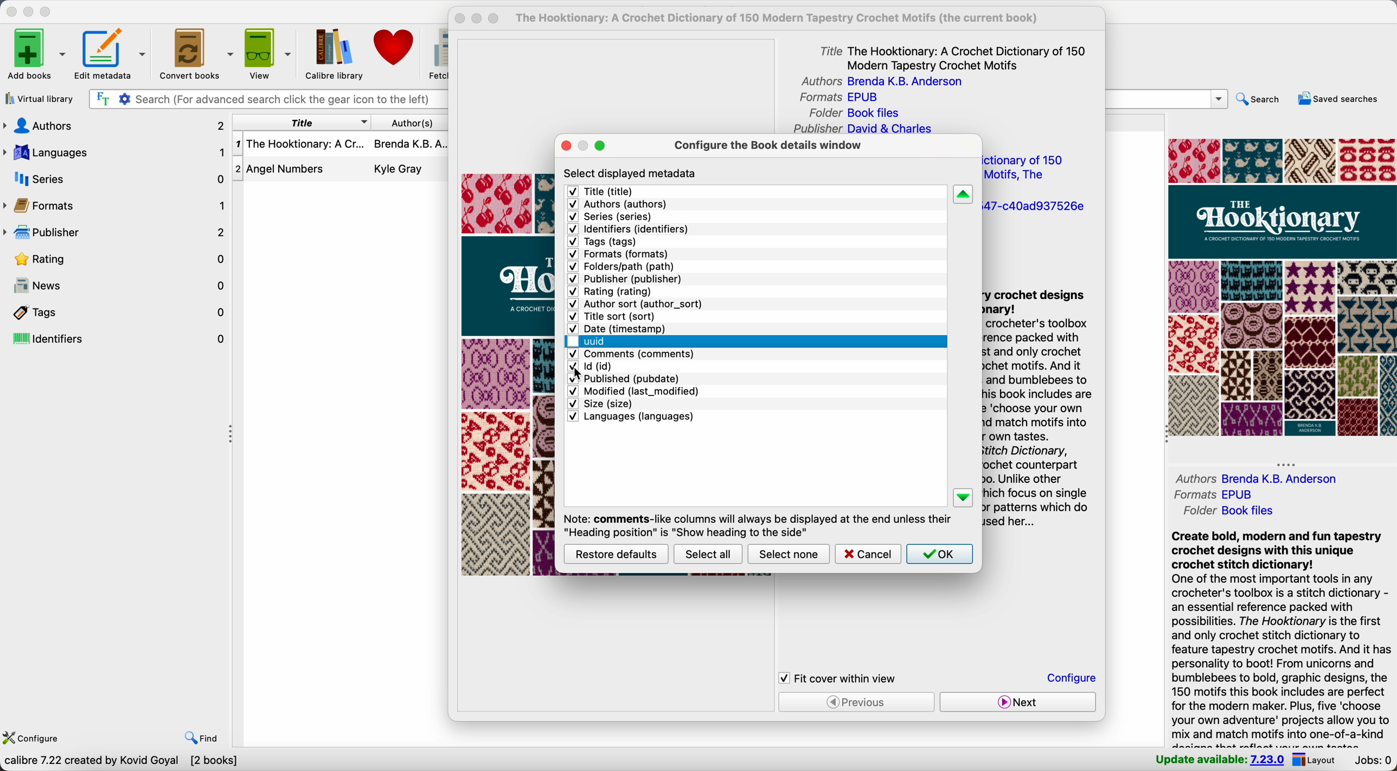 The image size is (1397, 771). What do you see at coordinates (1038, 411) in the screenshot?
I see `synopsis` at bounding box center [1038, 411].